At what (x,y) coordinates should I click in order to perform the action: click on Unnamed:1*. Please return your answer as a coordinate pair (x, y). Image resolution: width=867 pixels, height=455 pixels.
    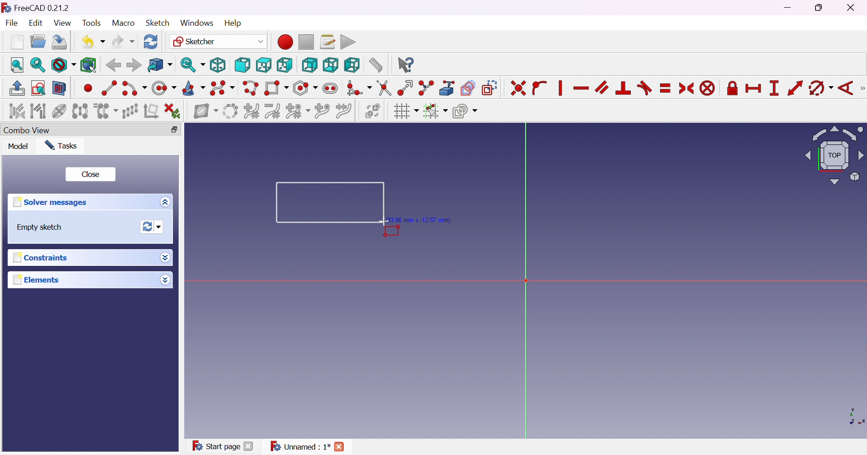
    Looking at the image, I should click on (300, 447).